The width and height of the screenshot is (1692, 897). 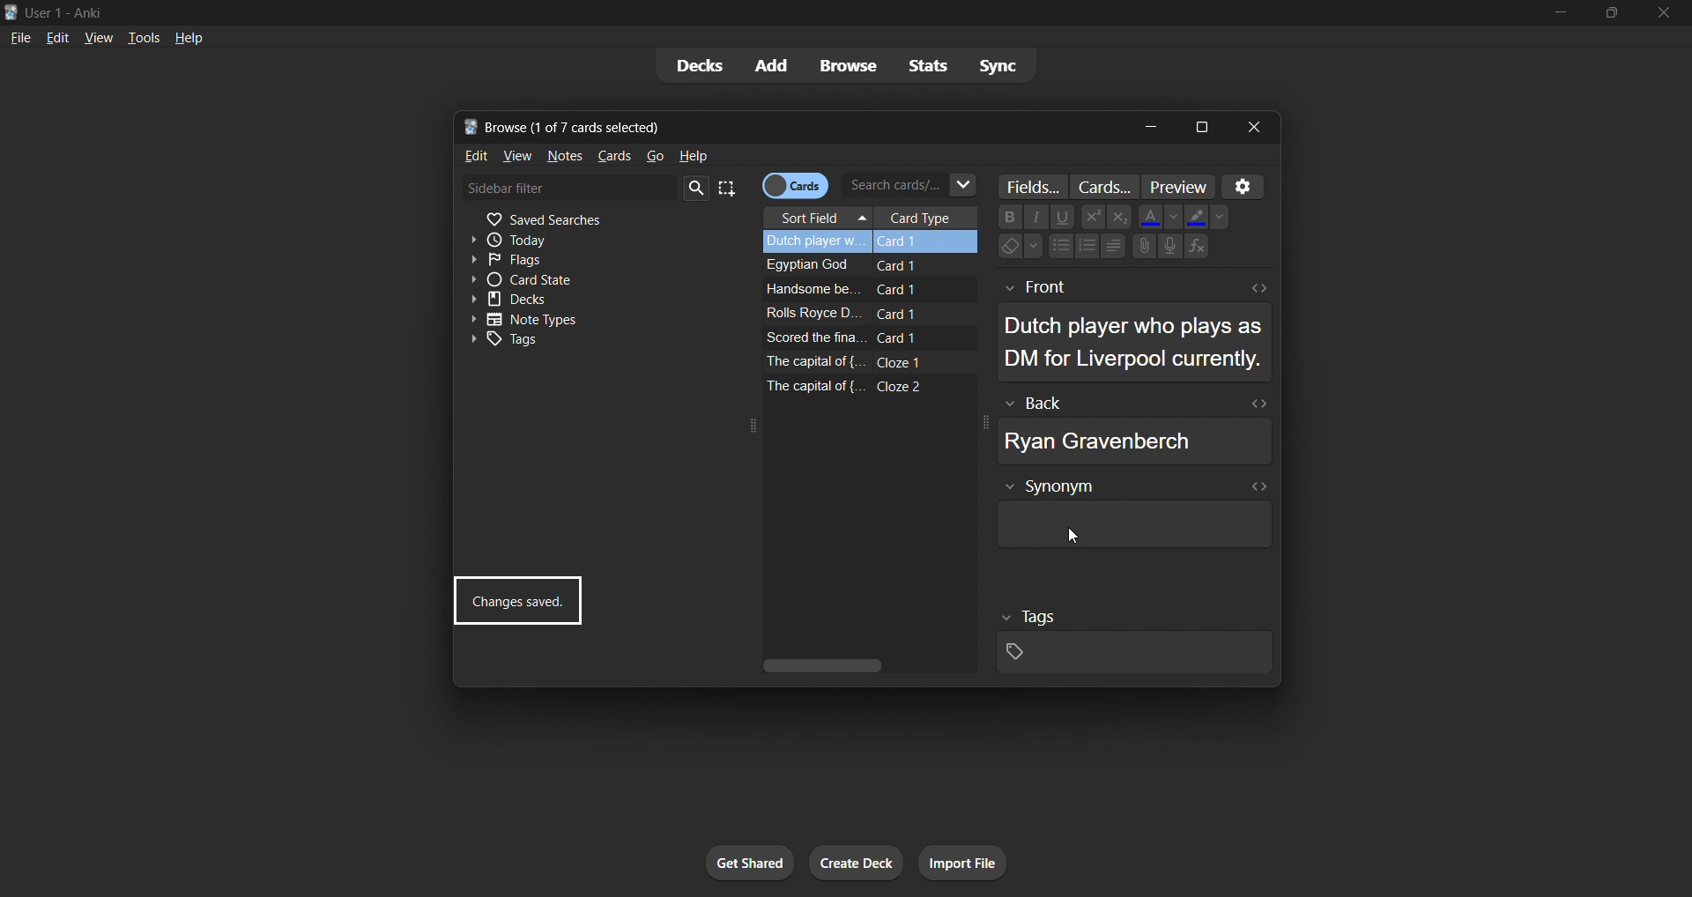 What do you see at coordinates (1609, 14) in the screenshot?
I see `maximize/restore` at bounding box center [1609, 14].